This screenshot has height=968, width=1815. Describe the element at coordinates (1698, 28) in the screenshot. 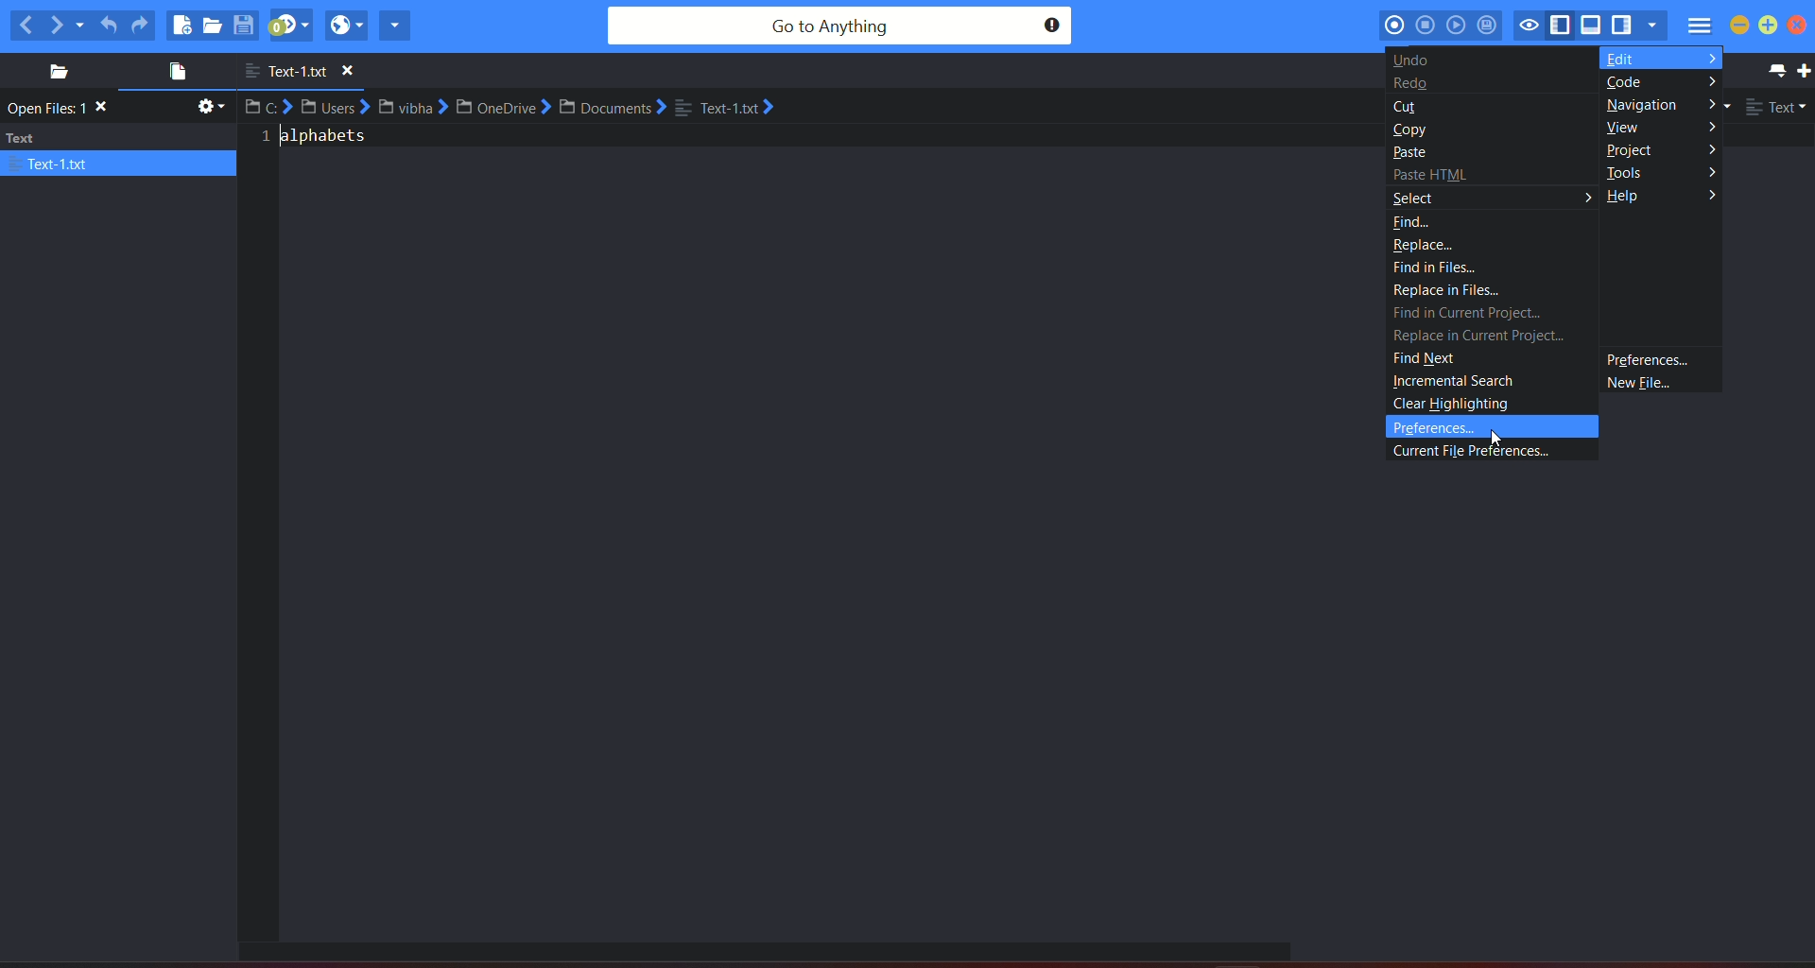

I see `menu` at that location.